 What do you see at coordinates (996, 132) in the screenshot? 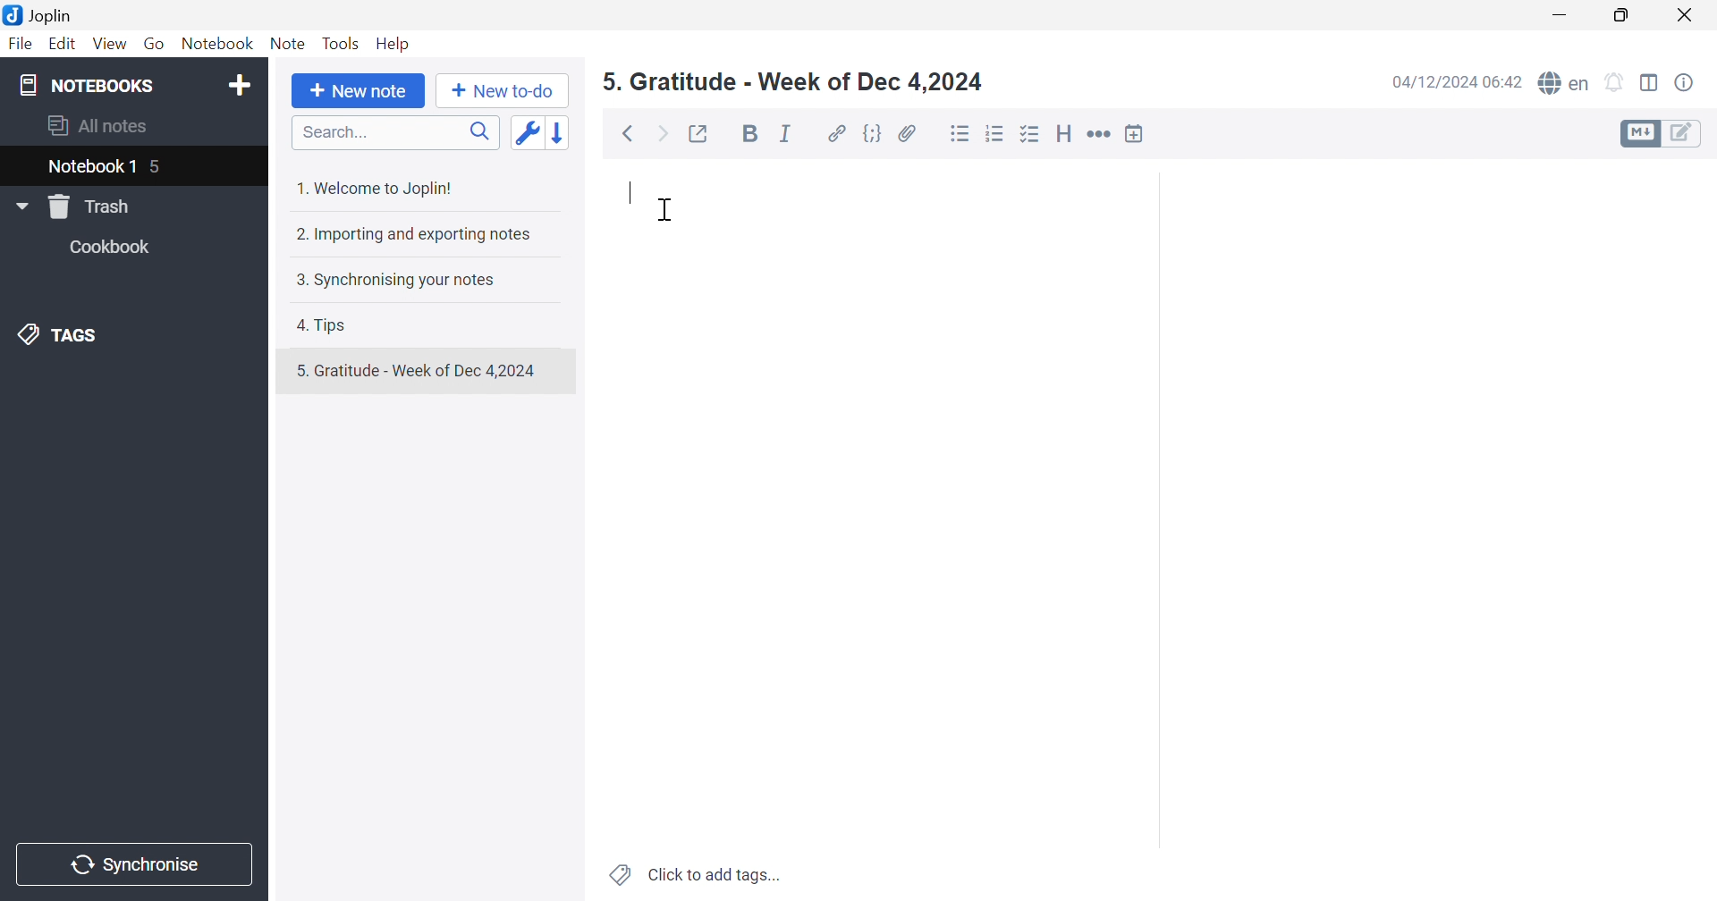
I see `Numbered list` at bounding box center [996, 132].